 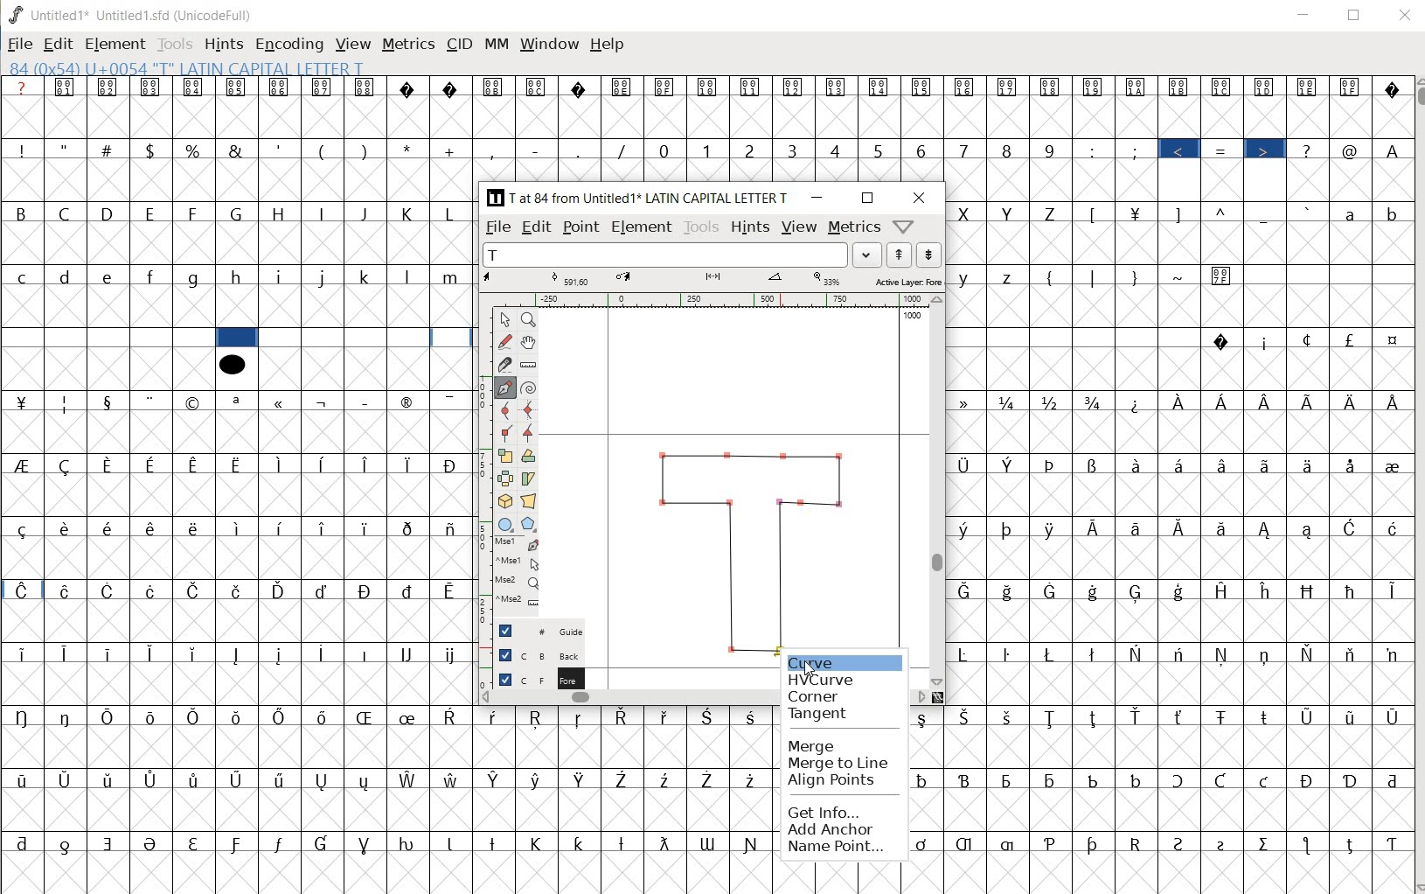 What do you see at coordinates (108, 527) in the screenshot?
I see `Symbol` at bounding box center [108, 527].